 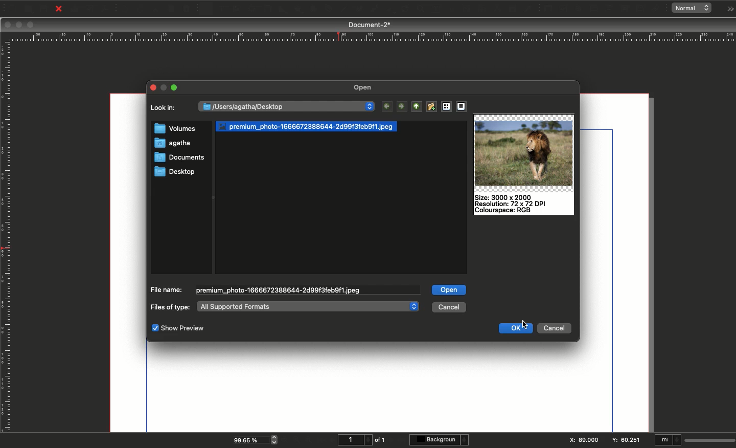 What do you see at coordinates (20, 25) in the screenshot?
I see `Minimize` at bounding box center [20, 25].